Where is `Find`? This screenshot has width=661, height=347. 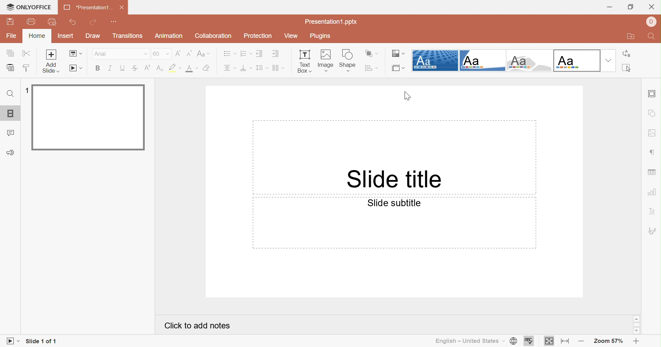 Find is located at coordinates (653, 37).